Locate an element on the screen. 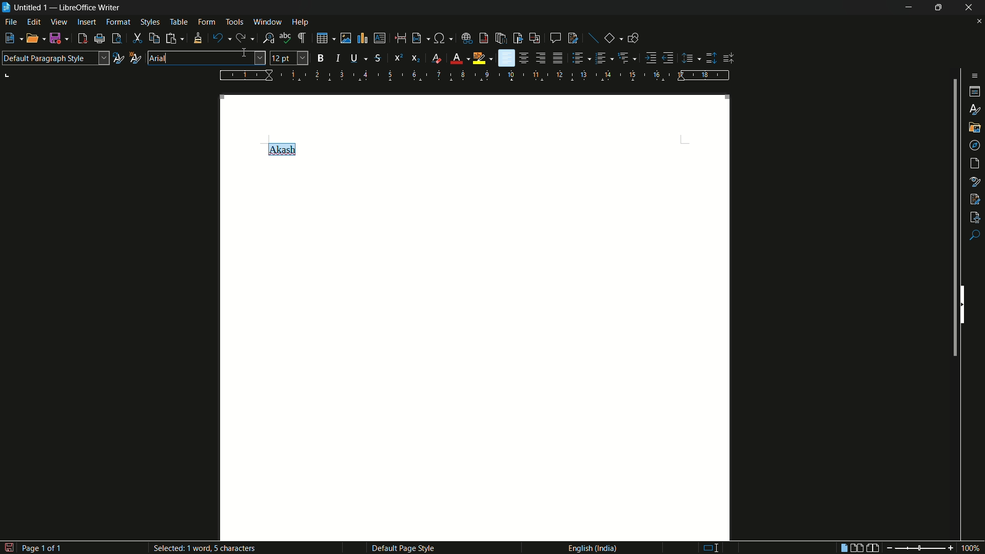 The height and width of the screenshot is (554, 985). scroll bar is located at coordinates (952, 220).